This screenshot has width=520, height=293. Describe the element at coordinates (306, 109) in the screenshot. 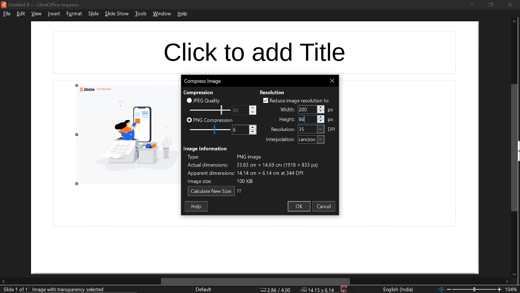

I see ` width` at that location.